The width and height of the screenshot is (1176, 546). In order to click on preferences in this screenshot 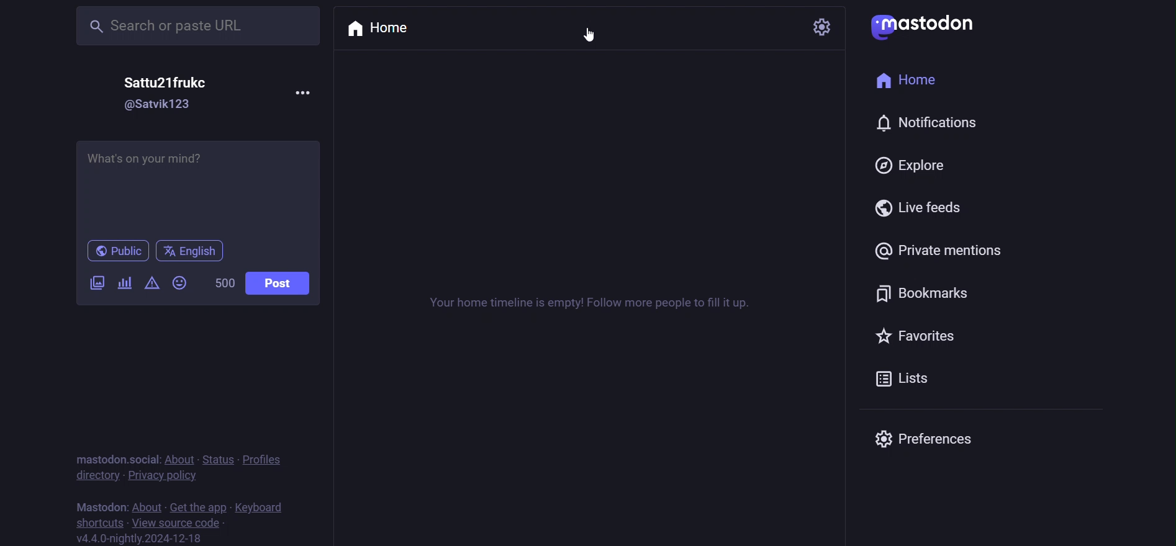, I will do `click(928, 439)`.